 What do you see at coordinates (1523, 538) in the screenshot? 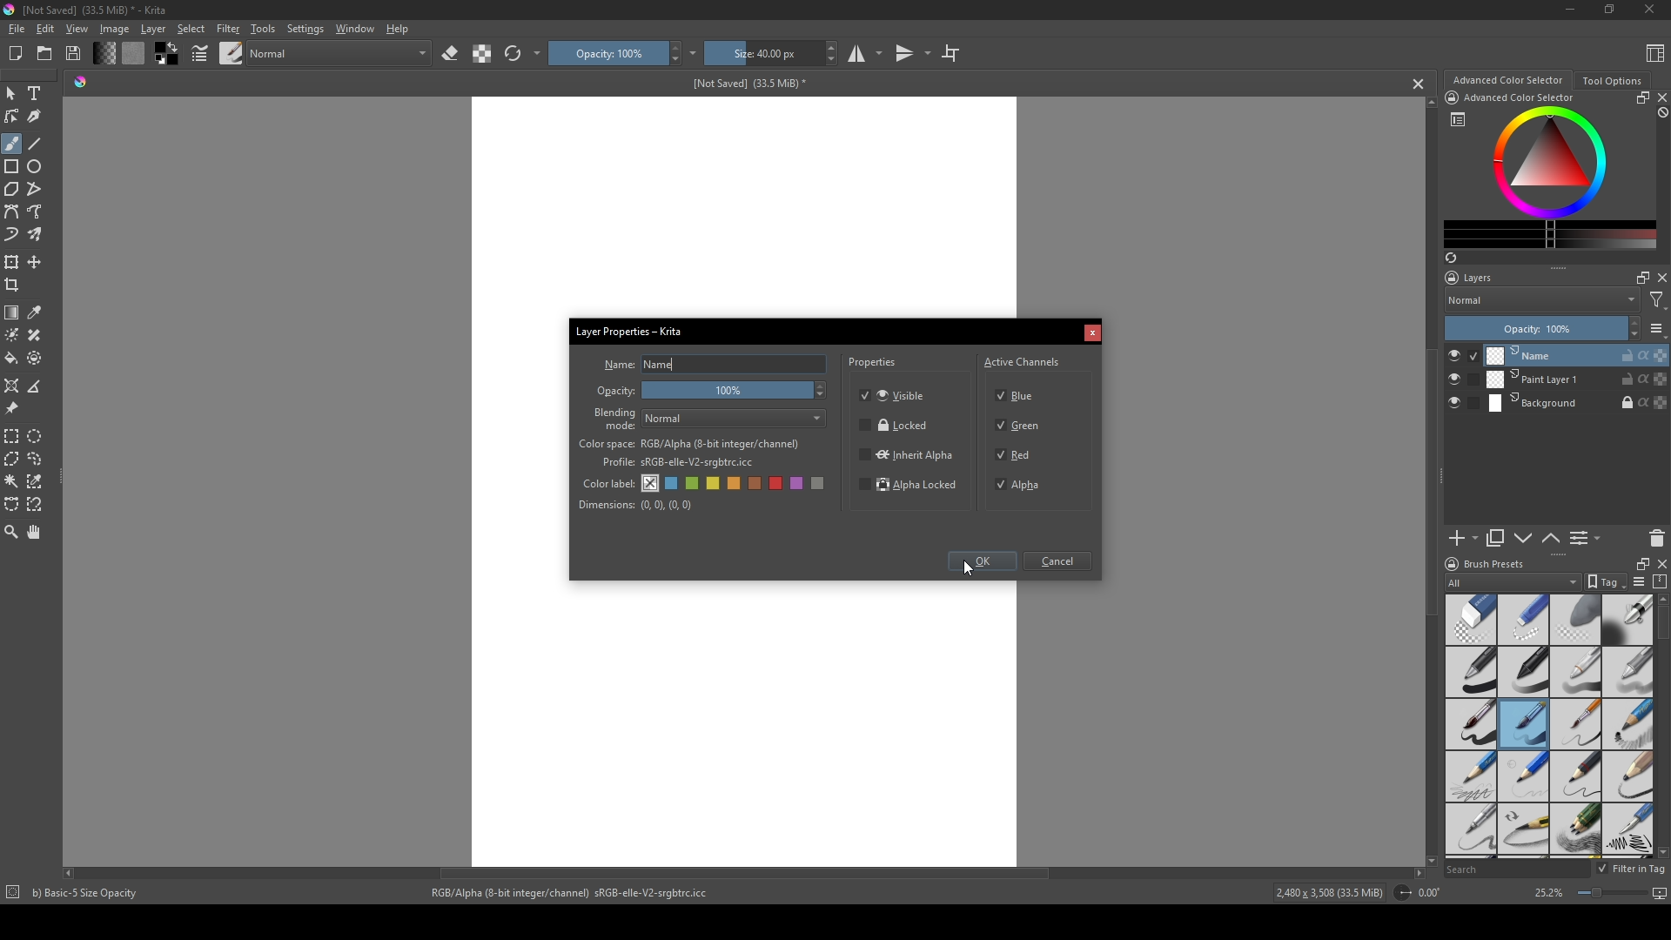
I see `down` at bounding box center [1523, 538].